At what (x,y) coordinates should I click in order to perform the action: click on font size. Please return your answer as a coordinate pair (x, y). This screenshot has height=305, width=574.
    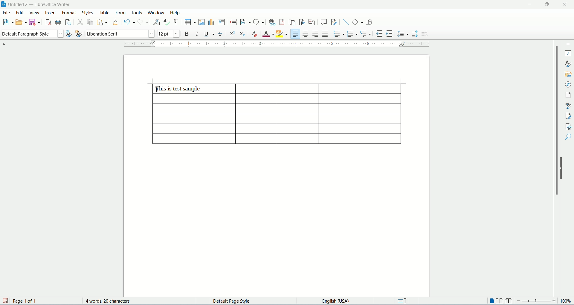
    Looking at the image, I should click on (169, 34).